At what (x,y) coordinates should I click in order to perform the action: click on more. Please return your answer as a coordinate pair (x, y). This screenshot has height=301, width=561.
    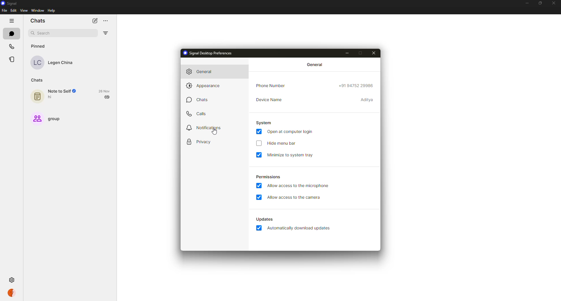
    Looking at the image, I should click on (106, 20).